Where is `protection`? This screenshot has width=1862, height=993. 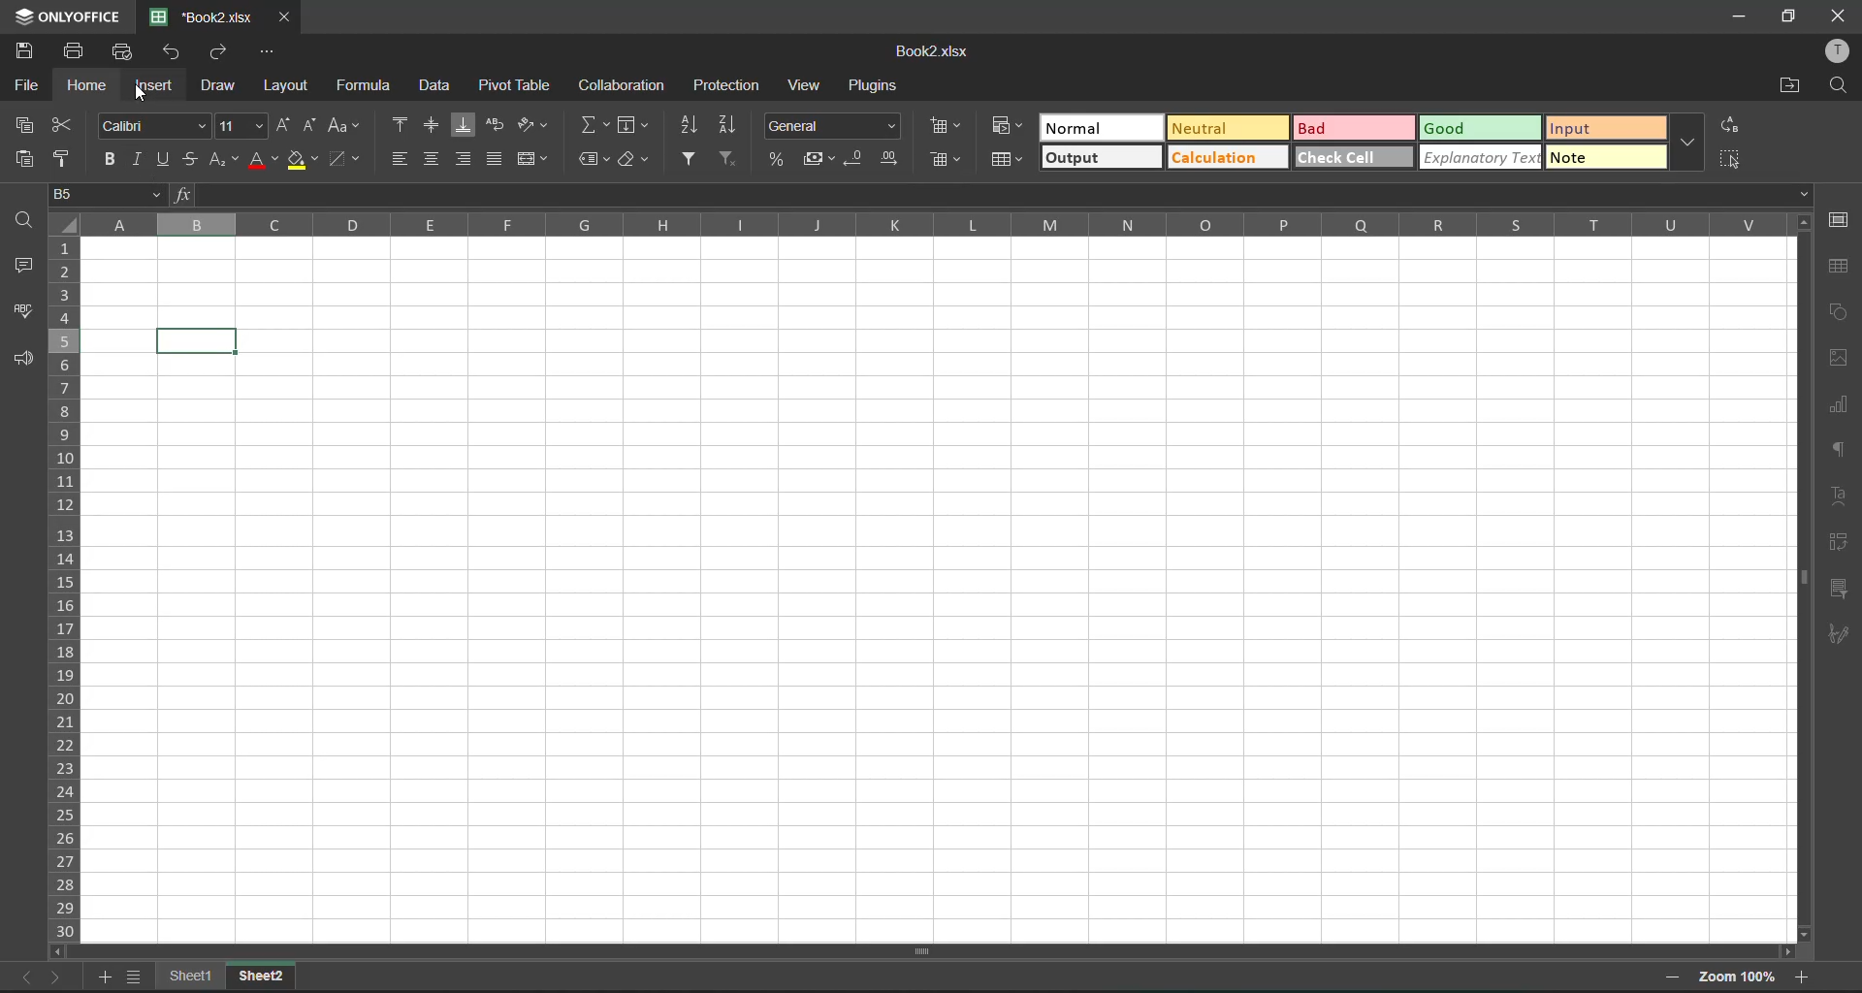
protection is located at coordinates (725, 87).